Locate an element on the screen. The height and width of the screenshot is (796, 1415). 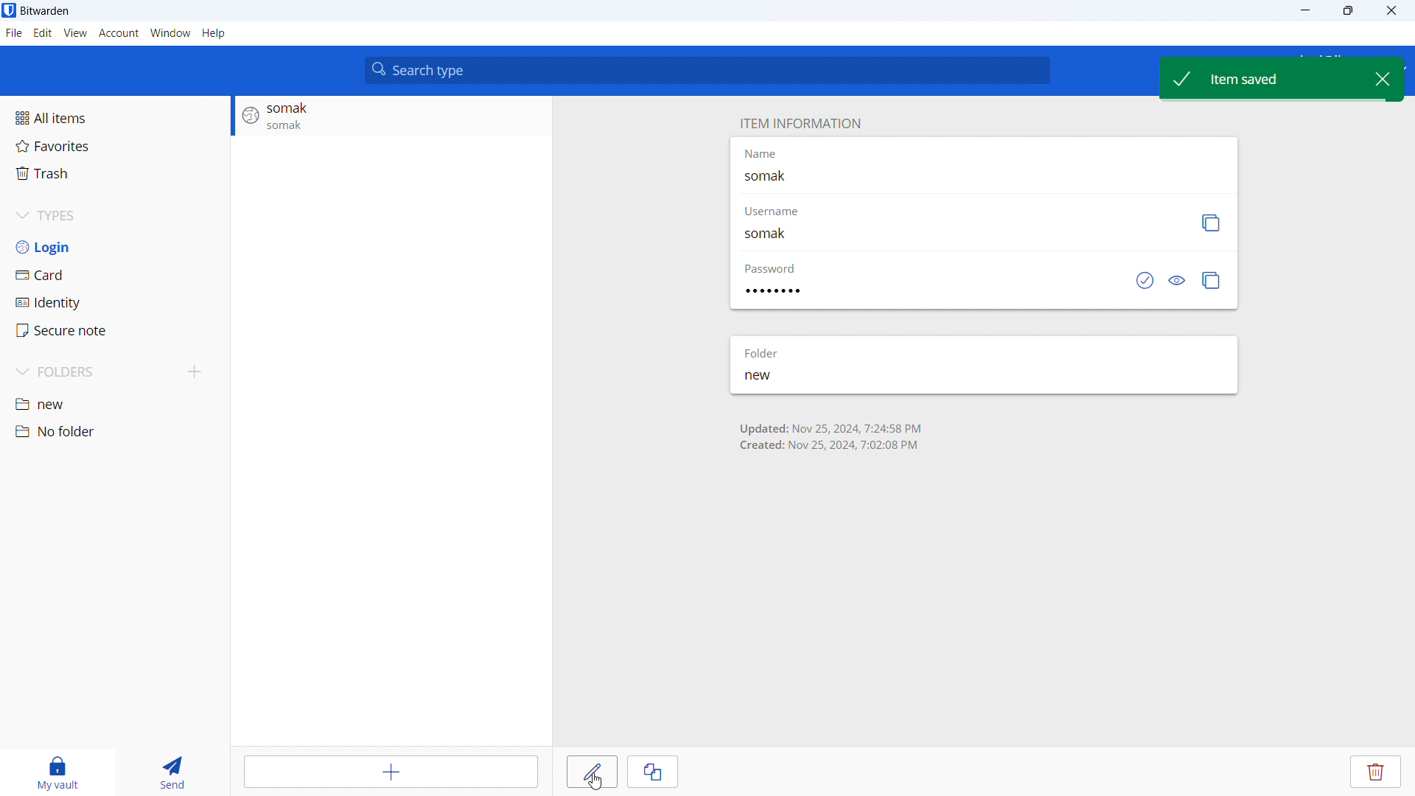
card is located at coordinates (115, 274).